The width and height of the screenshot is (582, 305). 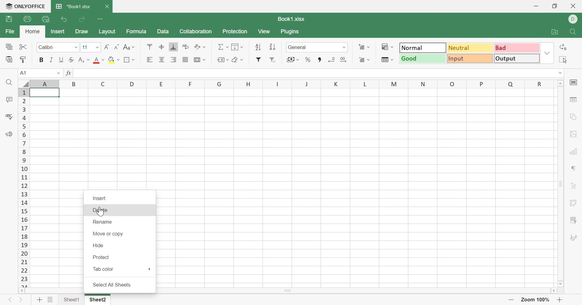 What do you see at coordinates (289, 60) in the screenshot?
I see `Accounting style` at bounding box center [289, 60].